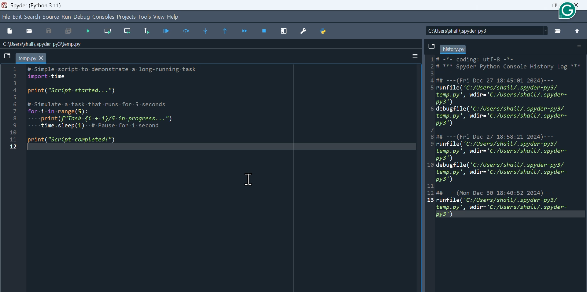 The width and height of the screenshot is (587, 292). I want to click on Cursor, so click(252, 180).